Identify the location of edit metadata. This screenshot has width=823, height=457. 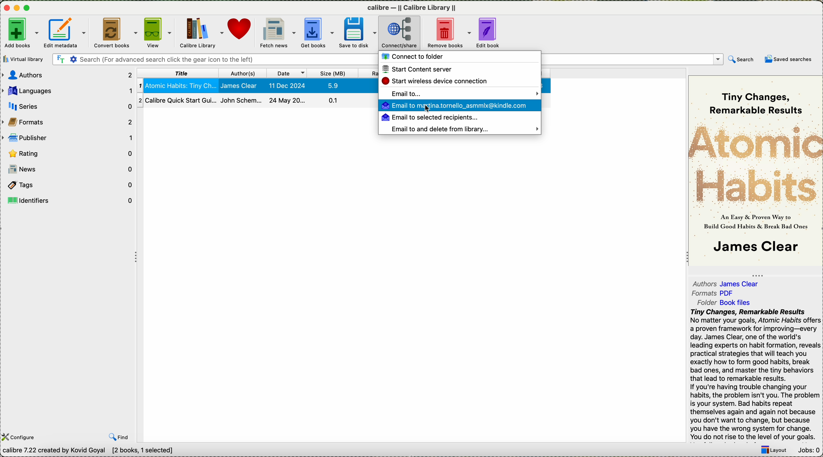
(66, 33).